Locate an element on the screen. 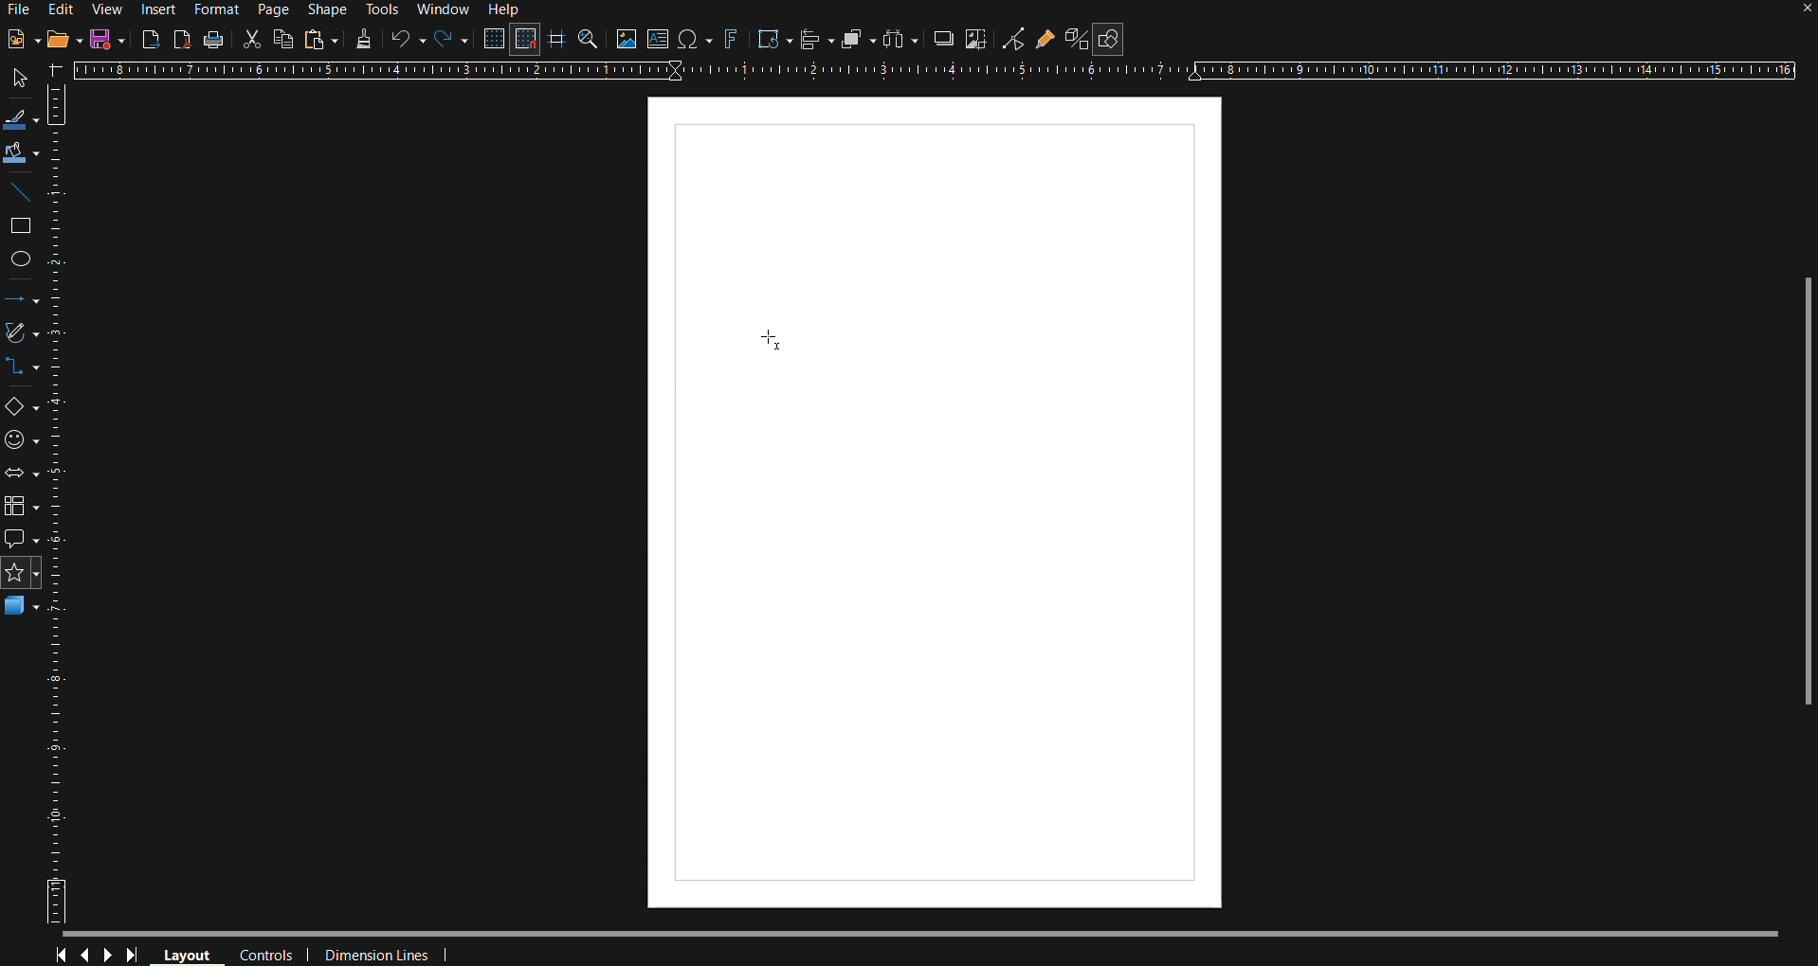 The height and width of the screenshot is (966, 1818). Controls is located at coordinates (98, 955).